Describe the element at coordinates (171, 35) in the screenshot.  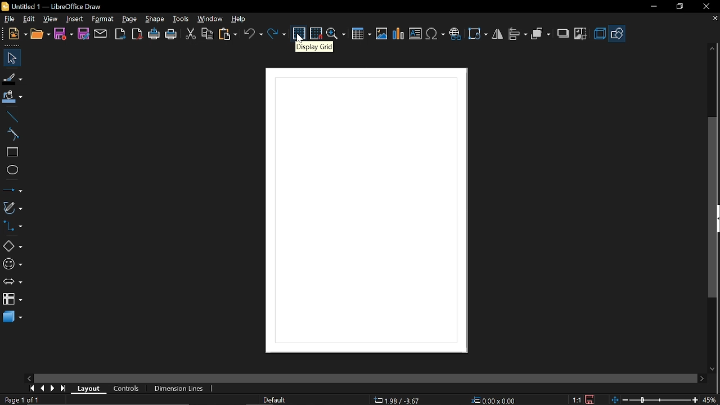
I see `Print` at that location.